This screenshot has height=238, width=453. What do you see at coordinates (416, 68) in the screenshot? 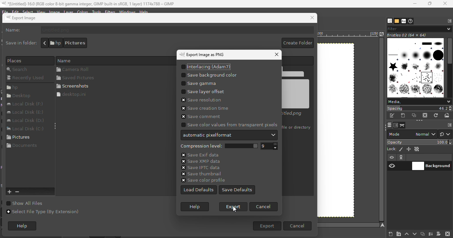
I see `Image tags` at bounding box center [416, 68].